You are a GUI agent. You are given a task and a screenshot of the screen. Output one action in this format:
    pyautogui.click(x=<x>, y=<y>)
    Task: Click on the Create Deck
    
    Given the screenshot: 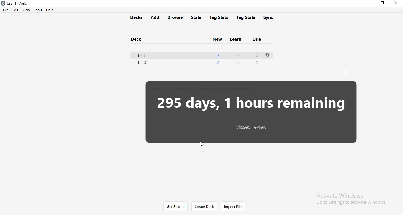 What is the action you would take?
    pyautogui.click(x=204, y=206)
    